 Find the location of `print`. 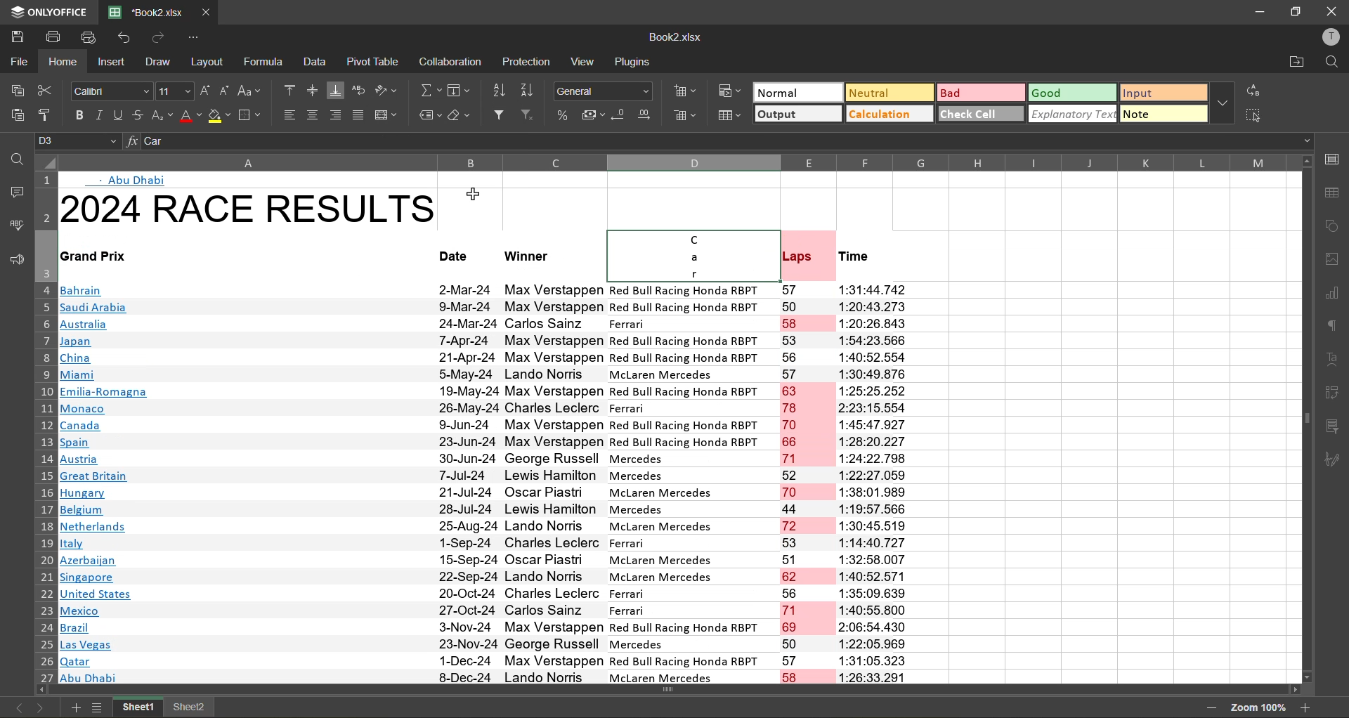

print is located at coordinates (53, 39).